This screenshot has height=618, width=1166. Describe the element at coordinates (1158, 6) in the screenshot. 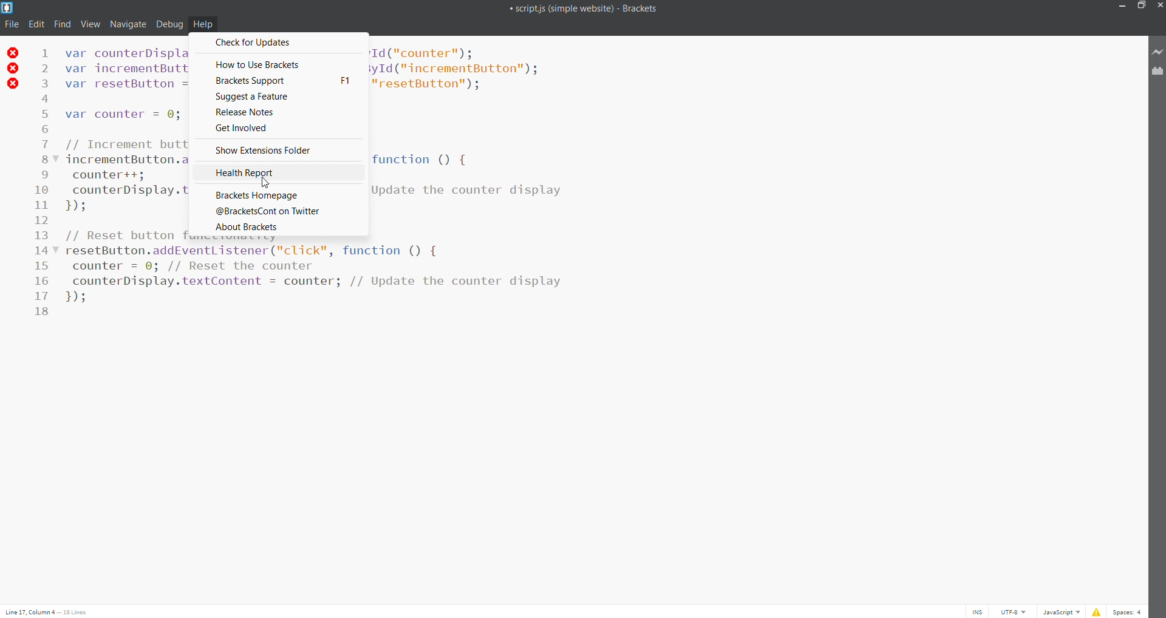

I see `close` at that location.